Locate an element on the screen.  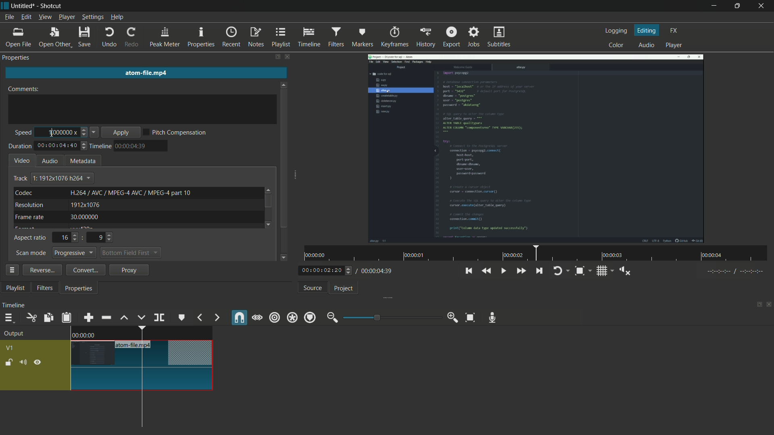
snap is located at coordinates (239, 318).